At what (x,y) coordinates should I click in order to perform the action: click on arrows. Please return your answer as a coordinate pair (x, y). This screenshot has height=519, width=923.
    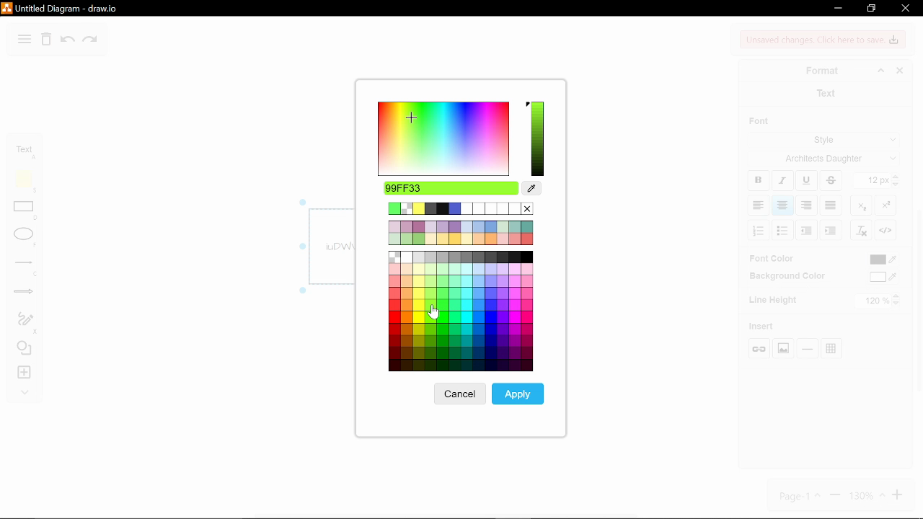
    Looking at the image, I should click on (19, 291).